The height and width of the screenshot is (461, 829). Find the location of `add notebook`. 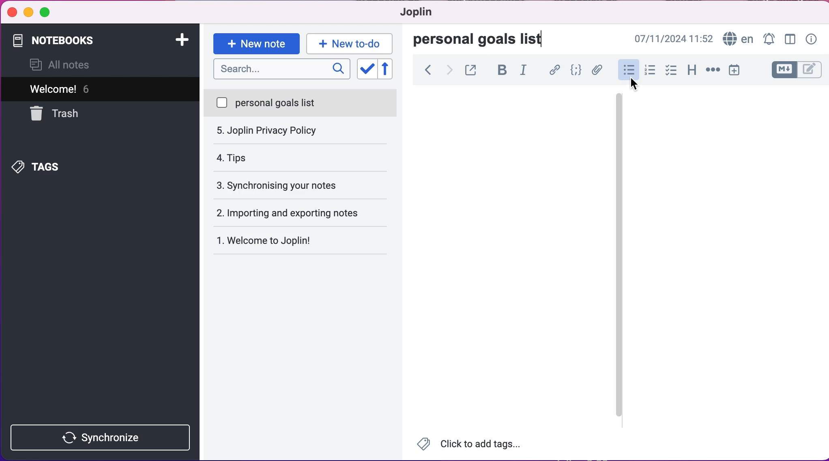

add notebook is located at coordinates (183, 41).